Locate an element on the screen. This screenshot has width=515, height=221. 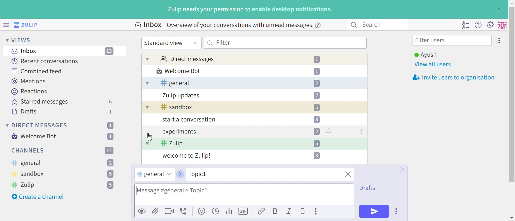
start a conversation is located at coordinates (188, 120).